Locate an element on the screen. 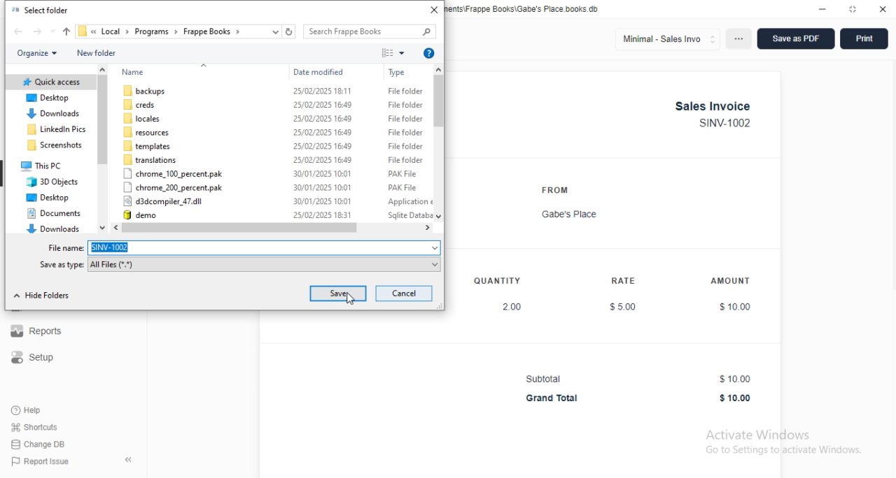 The image size is (896, 478). go up is located at coordinates (204, 66).